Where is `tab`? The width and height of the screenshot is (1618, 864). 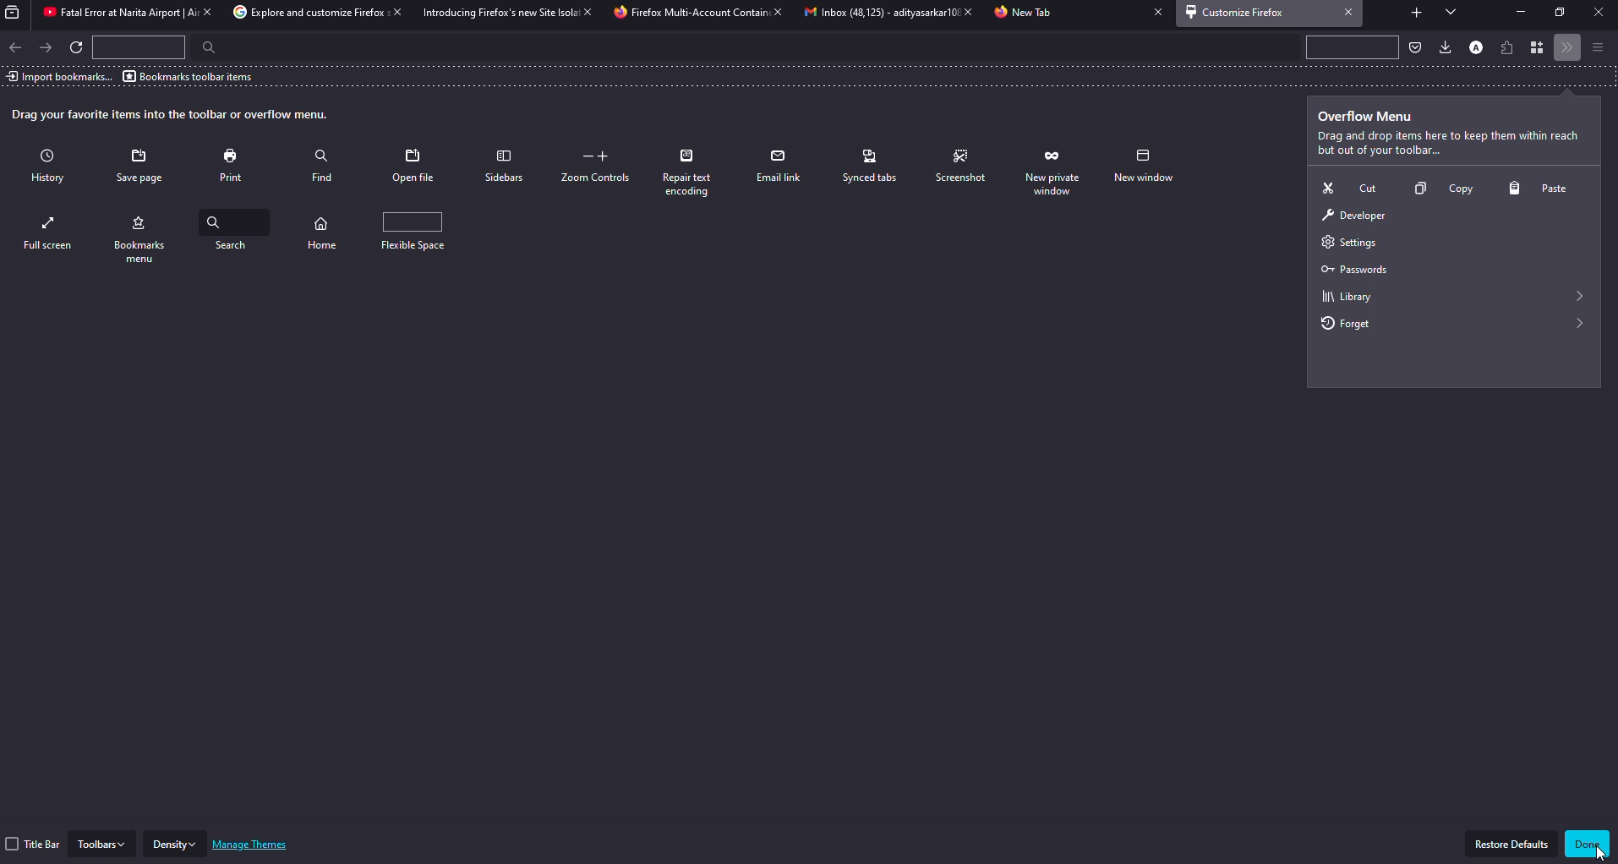 tab is located at coordinates (1026, 14).